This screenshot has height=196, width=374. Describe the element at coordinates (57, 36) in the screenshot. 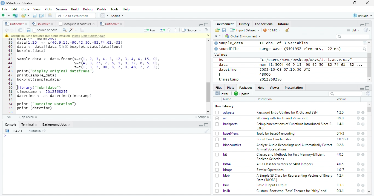

I see `package baRulho required but is not installed. Intall Don't show again.` at that location.